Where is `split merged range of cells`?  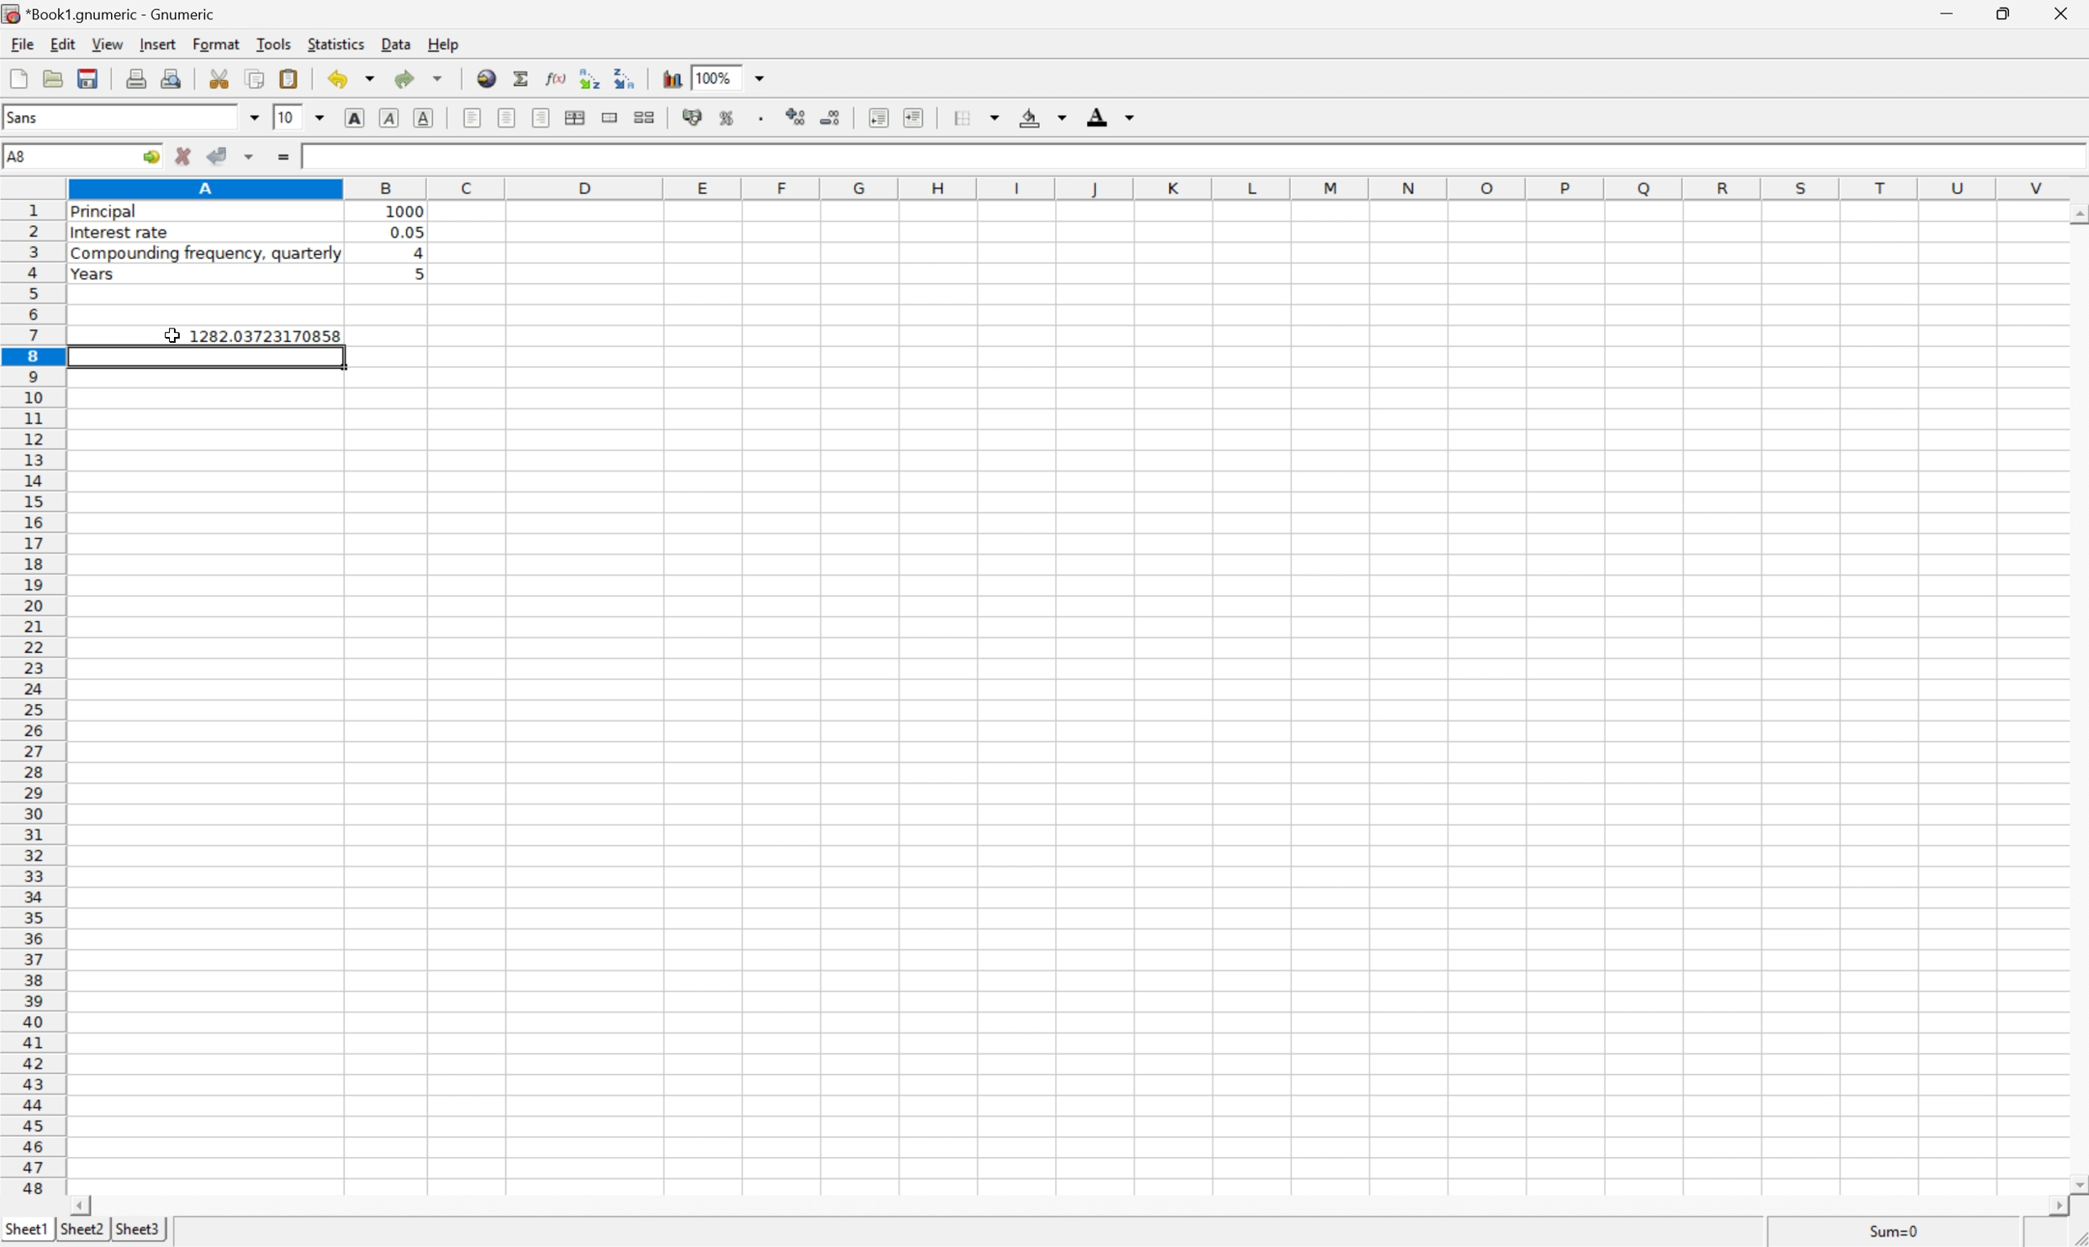 split merged range of cells is located at coordinates (645, 117).